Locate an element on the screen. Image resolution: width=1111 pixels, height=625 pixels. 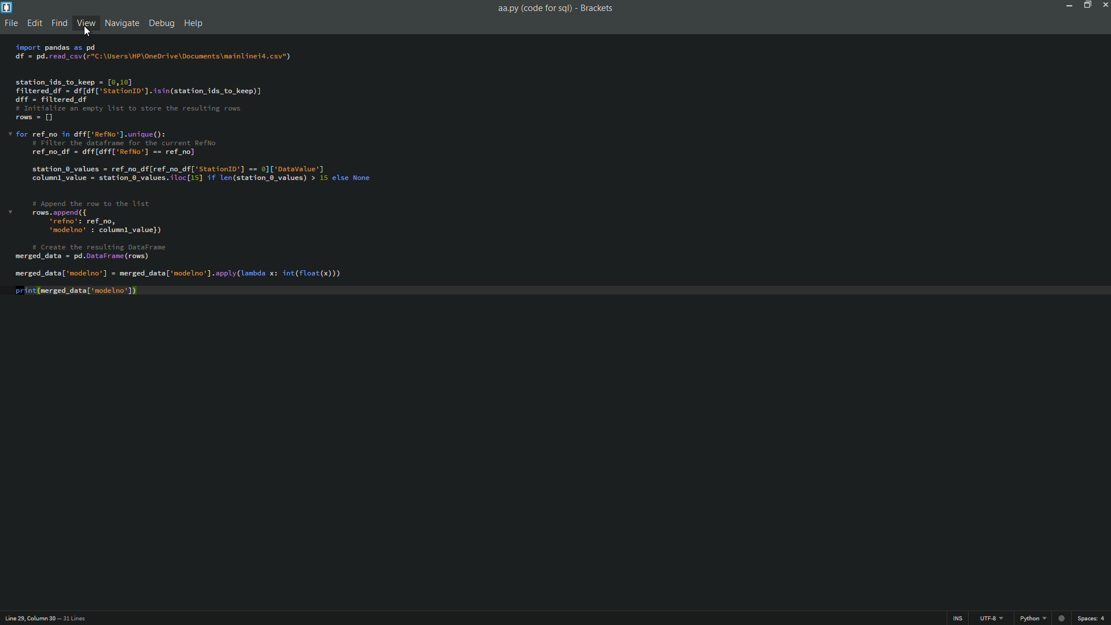
space button is located at coordinates (1091, 618).